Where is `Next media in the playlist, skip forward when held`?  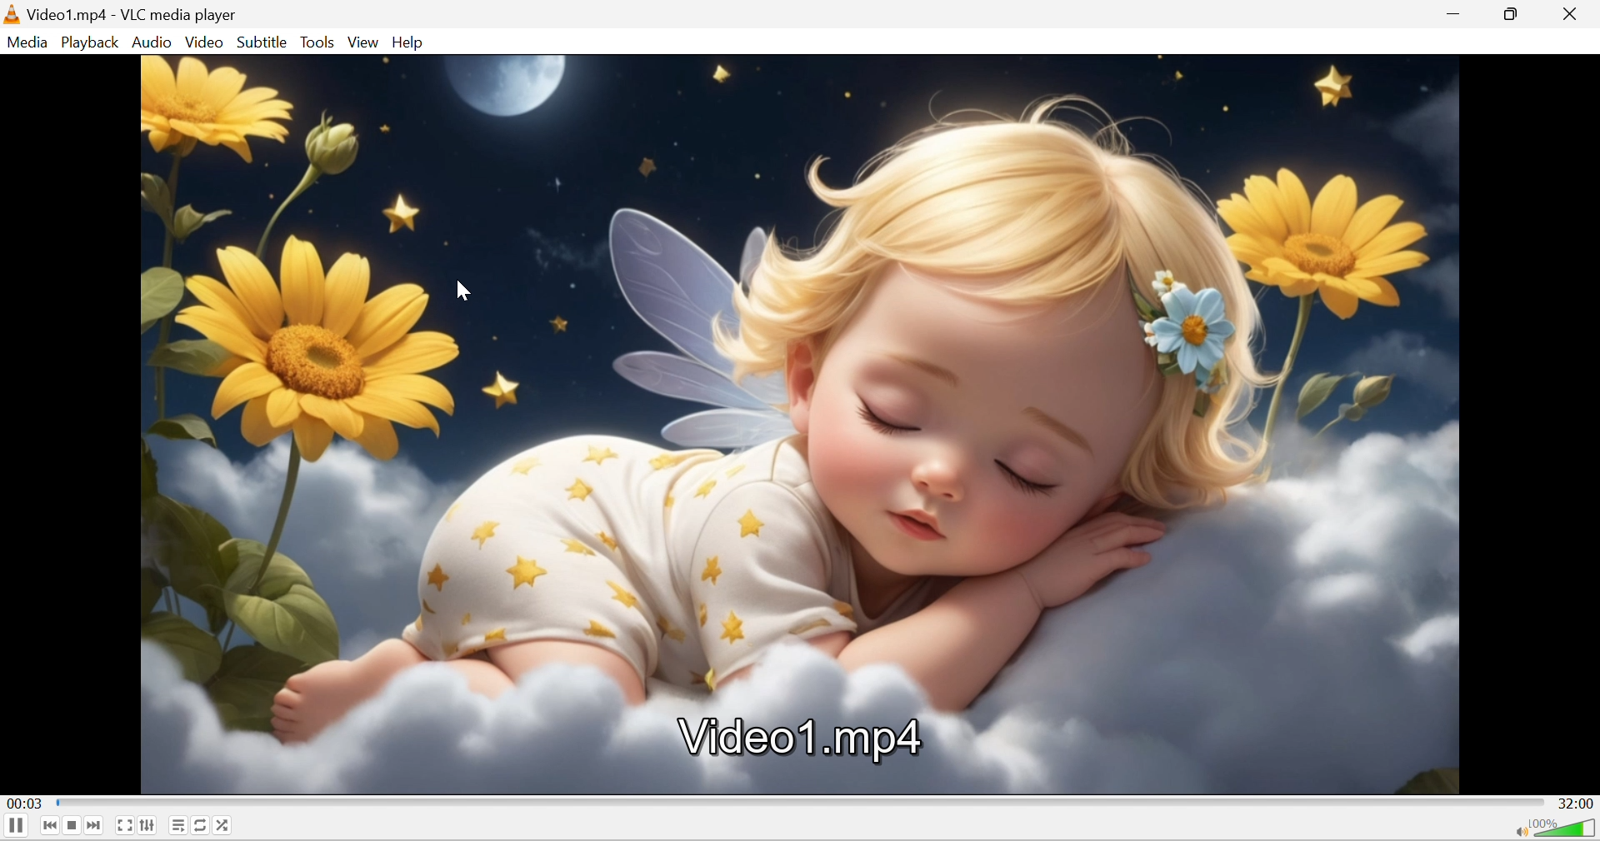 Next media in the playlist, skip forward when held is located at coordinates (95, 824).